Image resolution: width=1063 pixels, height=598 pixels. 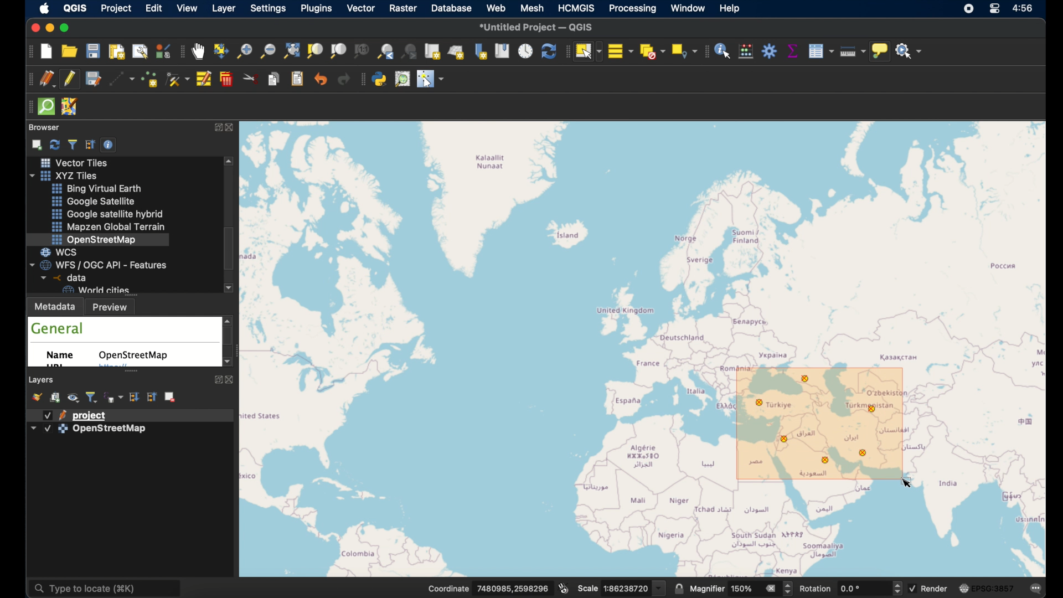 What do you see at coordinates (769, 51) in the screenshot?
I see `toolbox` at bounding box center [769, 51].